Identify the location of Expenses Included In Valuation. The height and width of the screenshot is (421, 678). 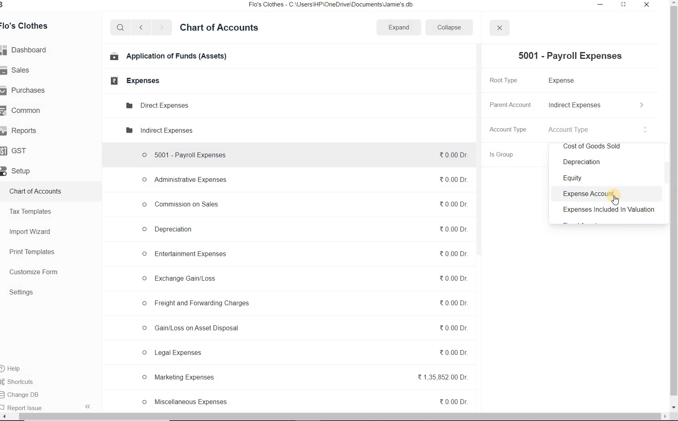
(609, 211).